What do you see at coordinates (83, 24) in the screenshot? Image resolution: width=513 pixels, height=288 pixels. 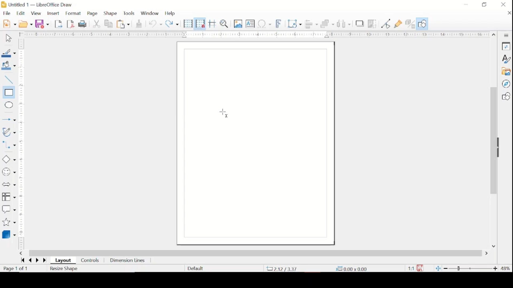 I see `print` at bounding box center [83, 24].